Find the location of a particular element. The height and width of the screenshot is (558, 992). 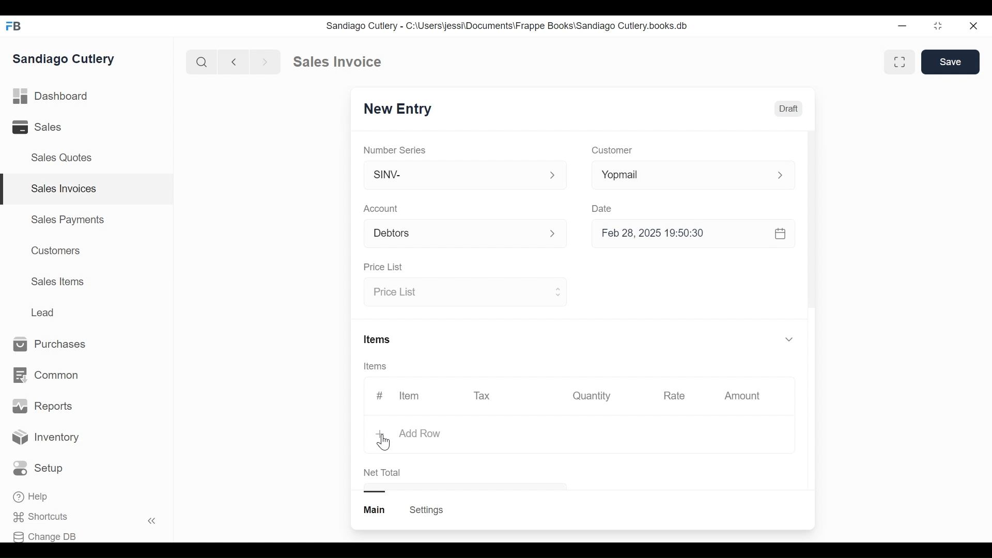

cursor is located at coordinates (383, 444).